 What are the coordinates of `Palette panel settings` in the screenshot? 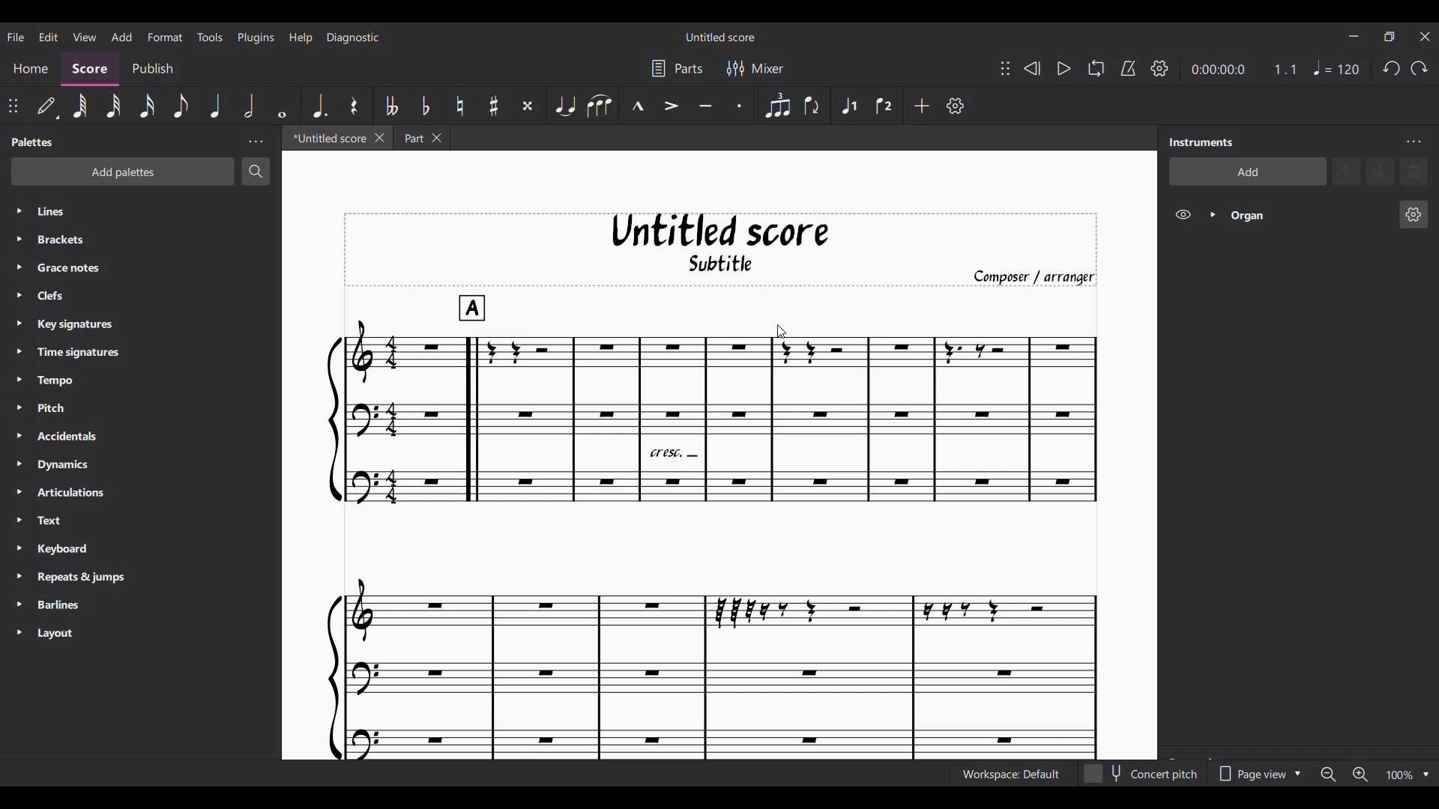 It's located at (256, 142).